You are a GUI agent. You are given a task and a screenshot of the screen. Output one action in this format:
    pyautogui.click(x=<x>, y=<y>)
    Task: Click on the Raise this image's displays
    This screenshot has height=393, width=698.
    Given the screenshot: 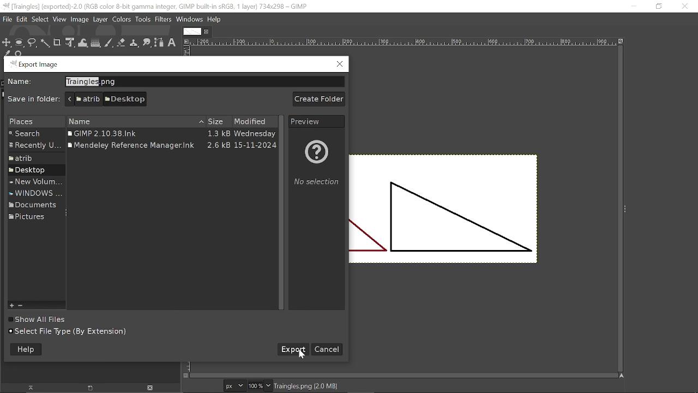 What is the action you would take?
    pyautogui.click(x=31, y=388)
    